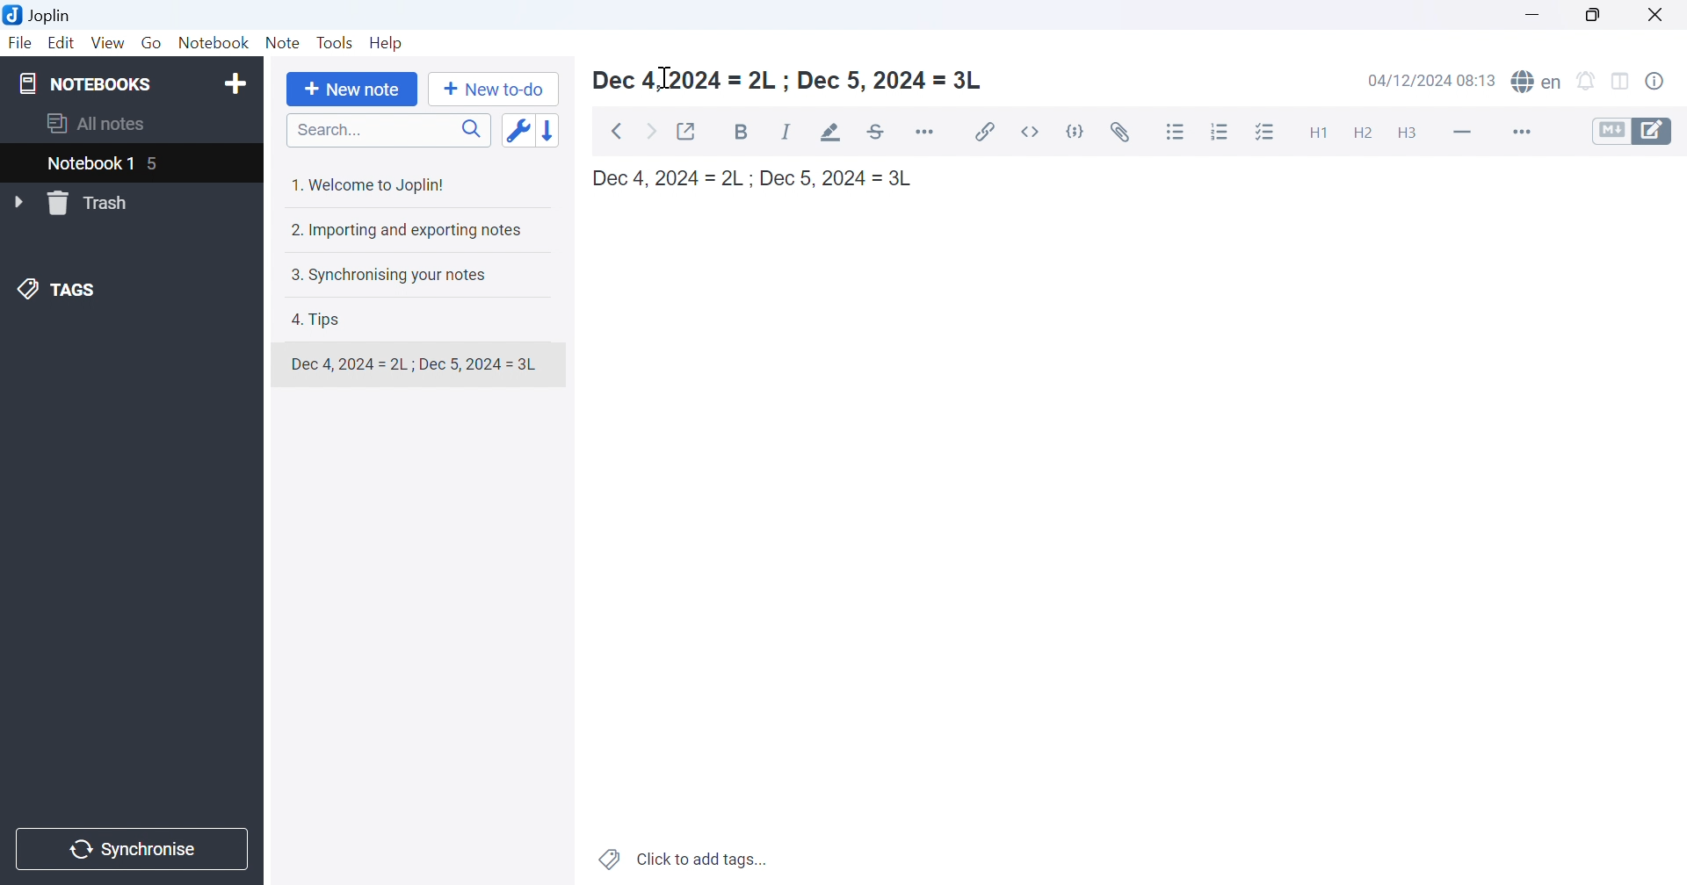 The width and height of the screenshot is (1687, 885). What do you see at coordinates (760, 178) in the screenshot?
I see `Dec 4, 2024 = 2L ; Dec 5, 2024 = 3L` at bounding box center [760, 178].